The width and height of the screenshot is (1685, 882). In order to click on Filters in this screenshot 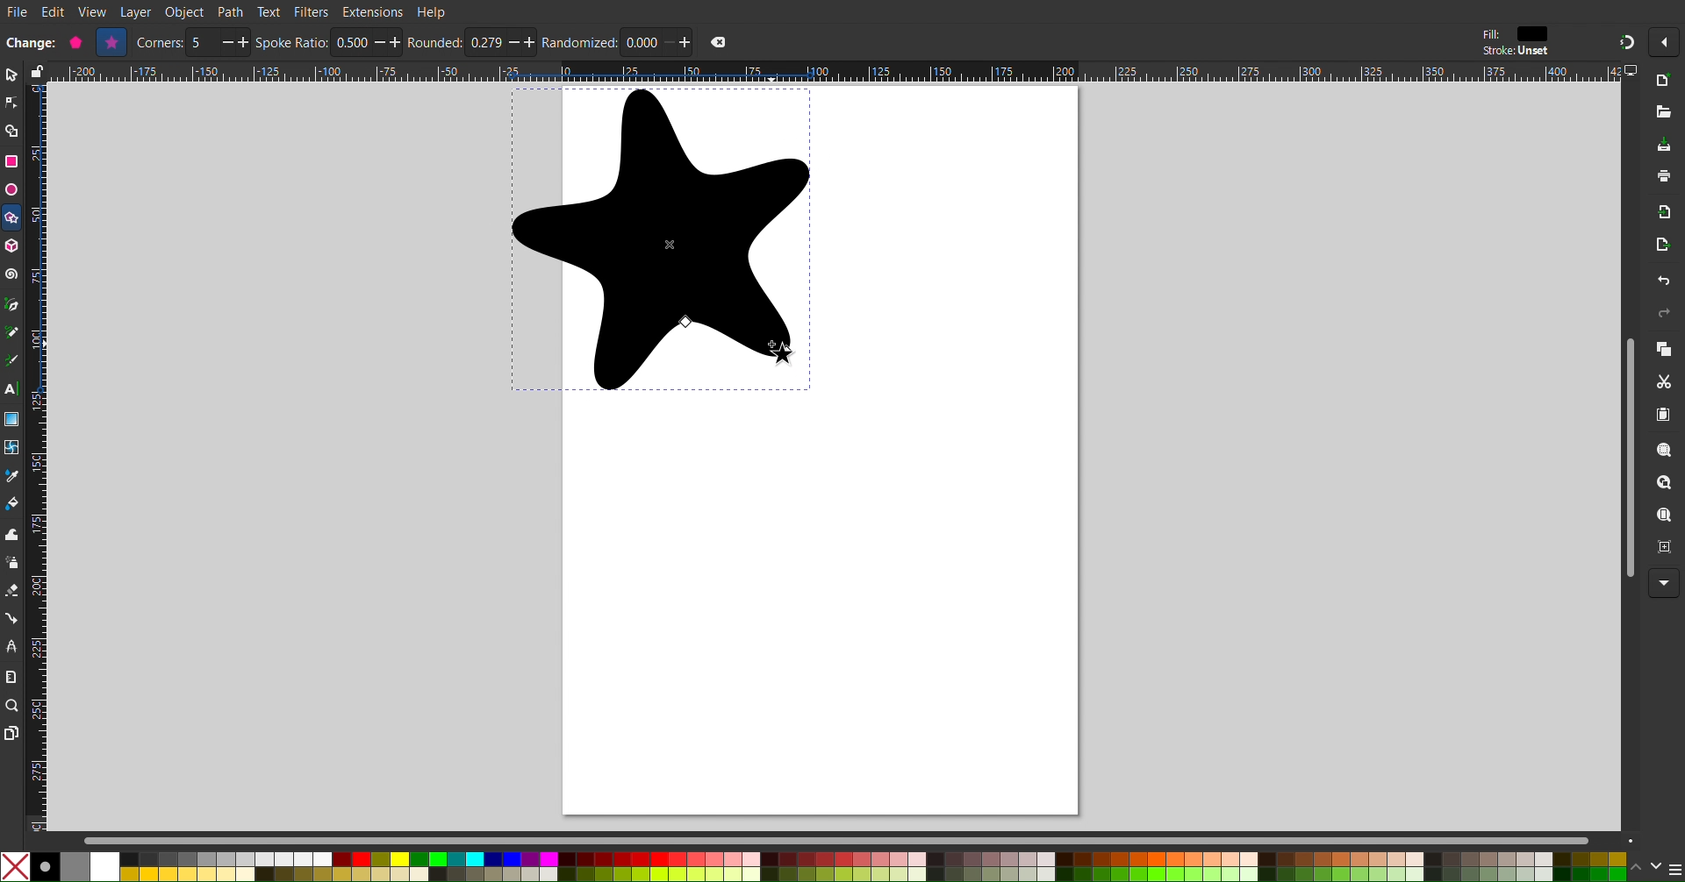, I will do `click(312, 11)`.